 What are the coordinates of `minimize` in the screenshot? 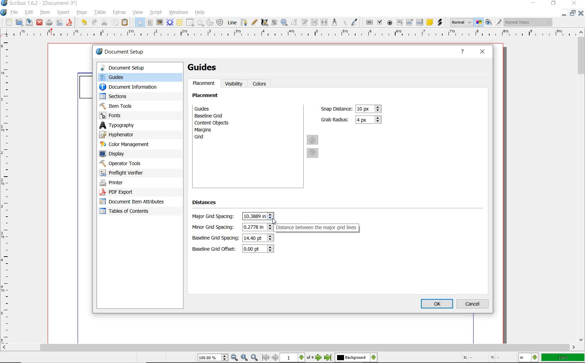 It's located at (565, 13).